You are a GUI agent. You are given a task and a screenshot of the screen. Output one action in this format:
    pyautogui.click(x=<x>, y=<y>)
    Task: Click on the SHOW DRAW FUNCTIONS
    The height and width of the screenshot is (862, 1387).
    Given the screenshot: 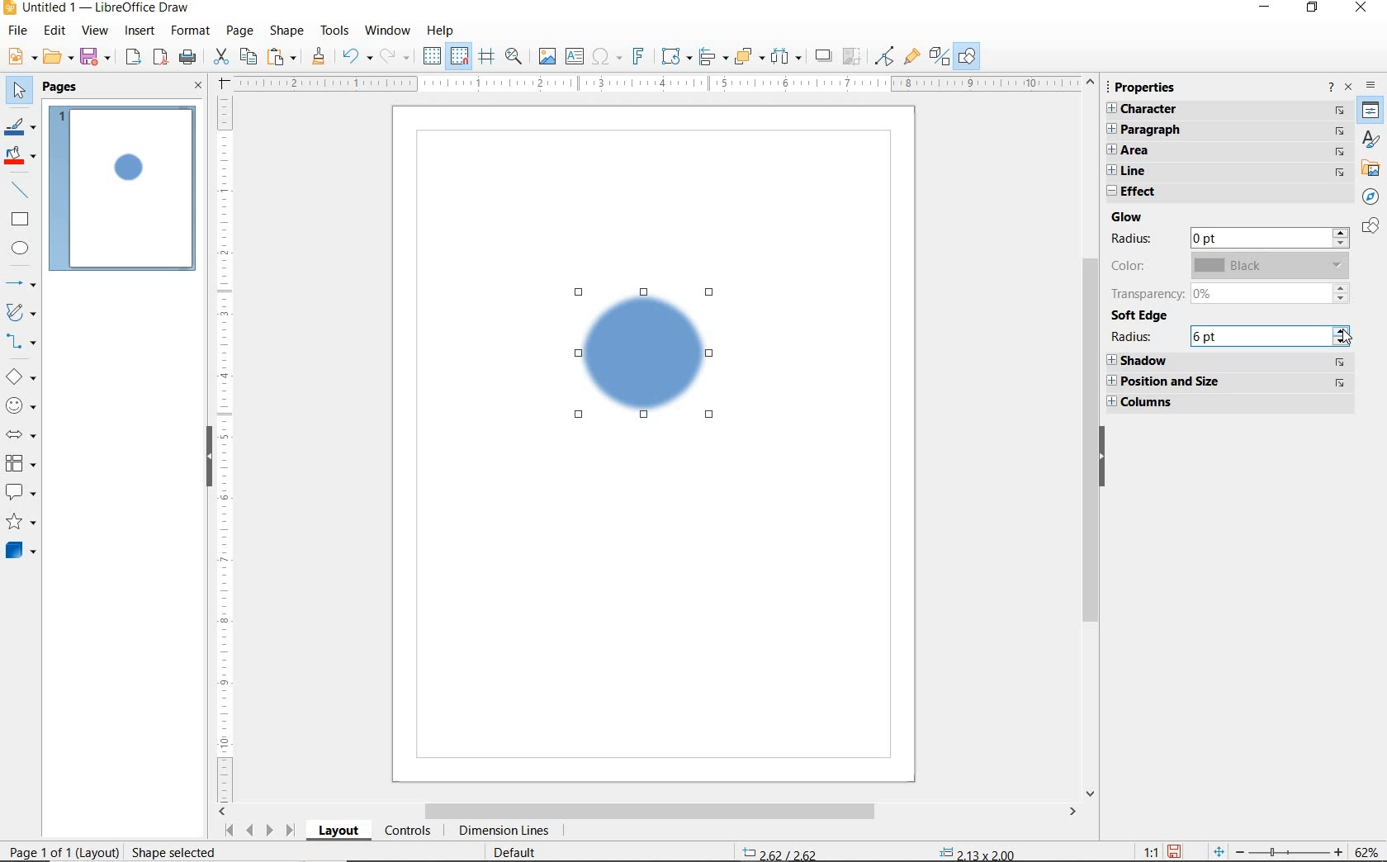 What is the action you would take?
    pyautogui.click(x=968, y=57)
    